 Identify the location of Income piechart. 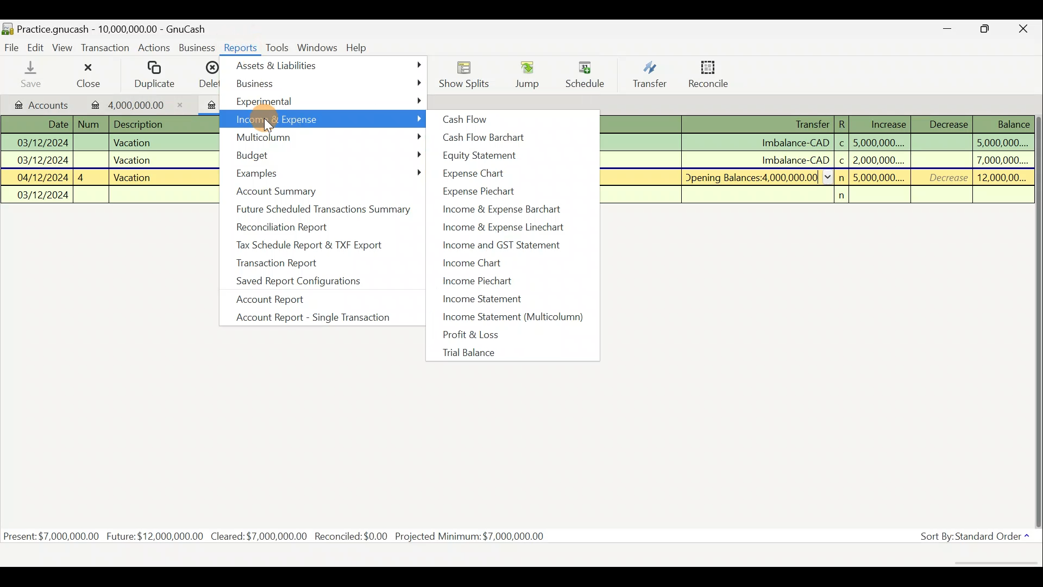
(498, 282).